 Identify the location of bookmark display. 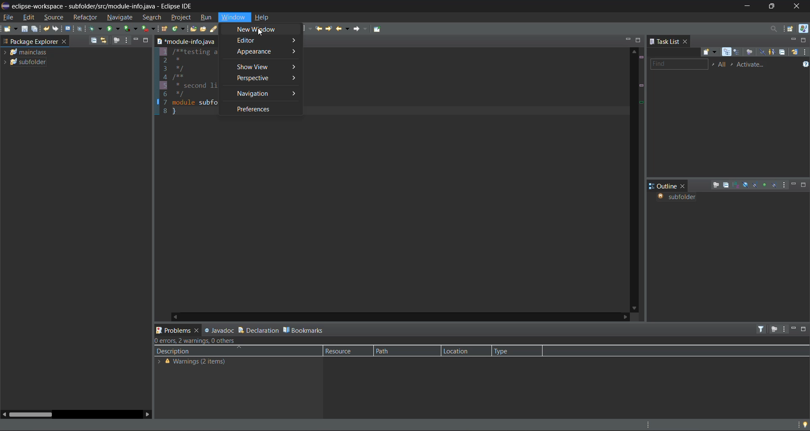
(156, 103).